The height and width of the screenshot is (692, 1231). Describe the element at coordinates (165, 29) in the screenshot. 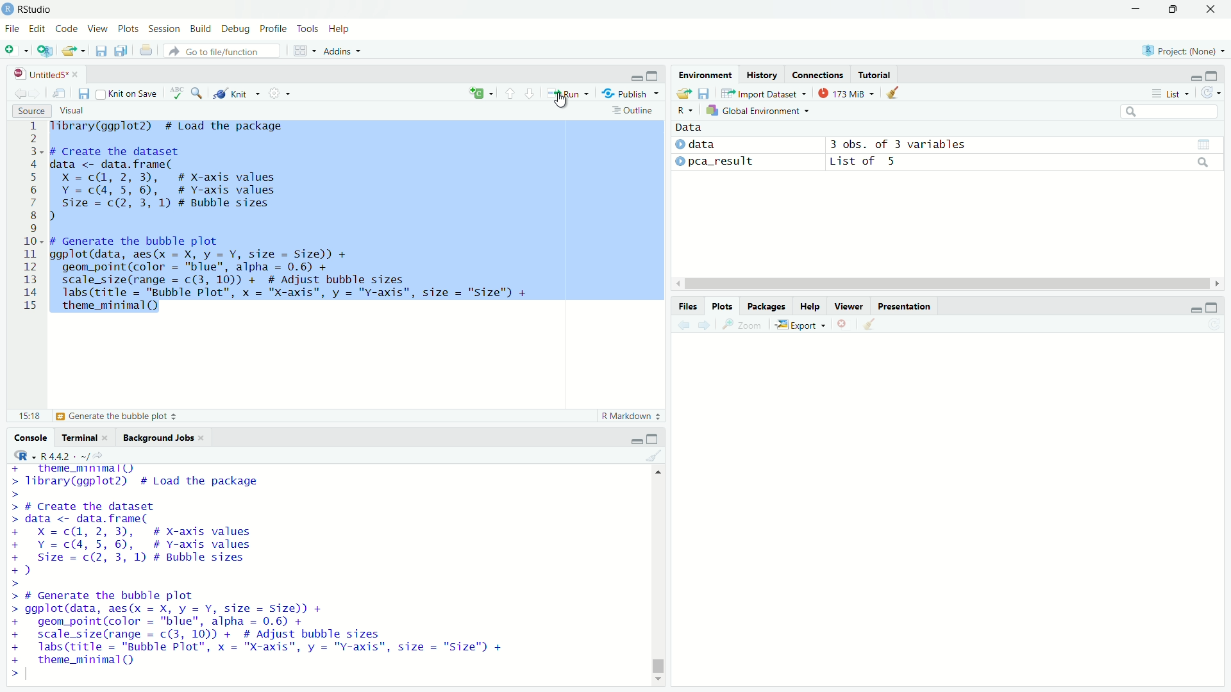

I see `Session` at that location.